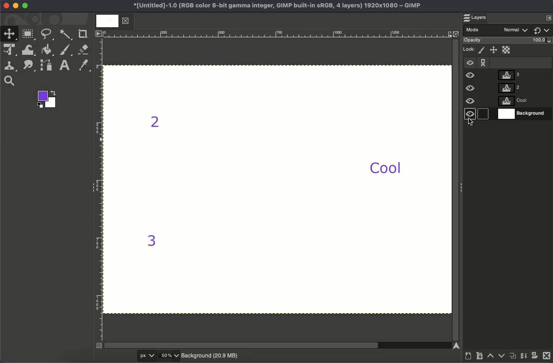  I want to click on Smudge, so click(28, 66).